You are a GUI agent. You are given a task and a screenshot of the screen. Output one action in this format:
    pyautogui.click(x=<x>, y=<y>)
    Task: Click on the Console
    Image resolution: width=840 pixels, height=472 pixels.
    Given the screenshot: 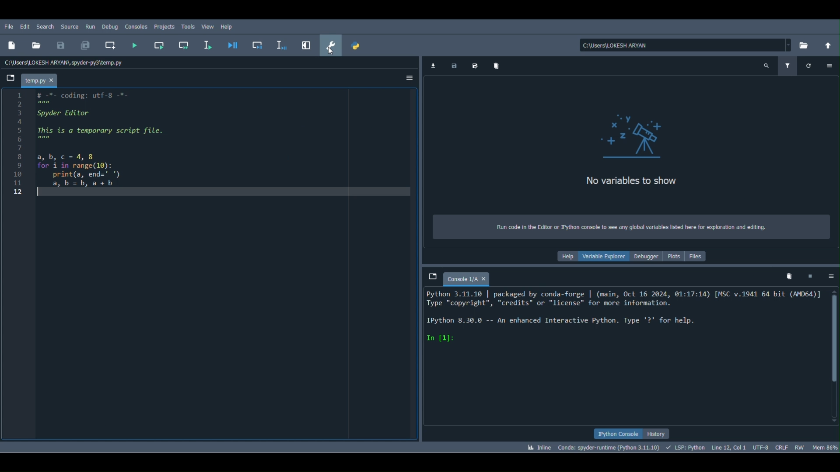 What is the action you would take?
    pyautogui.click(x=467, y=277)
    